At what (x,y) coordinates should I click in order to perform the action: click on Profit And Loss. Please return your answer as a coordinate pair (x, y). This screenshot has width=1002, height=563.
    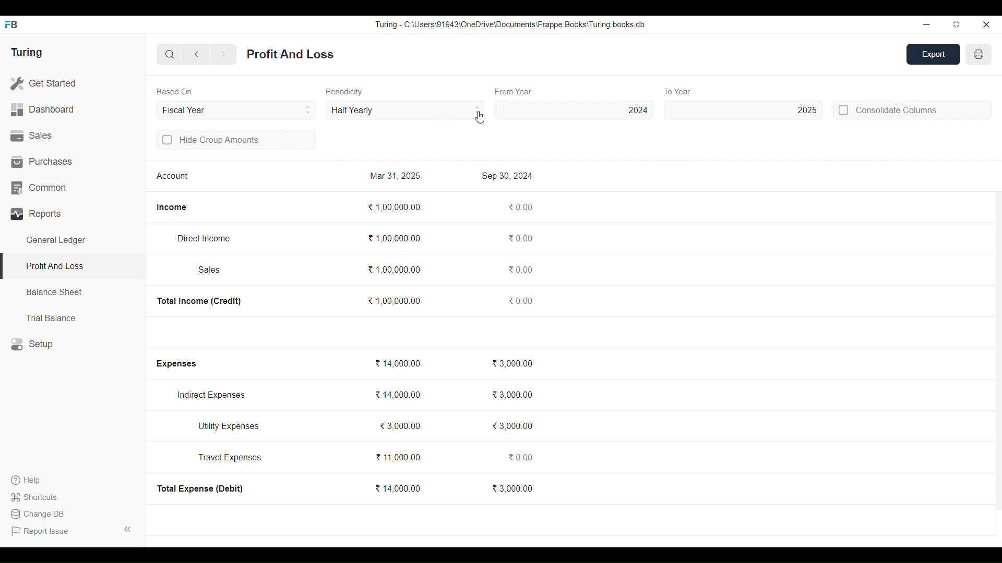
    Looking at the image, I should click on (290, 54).